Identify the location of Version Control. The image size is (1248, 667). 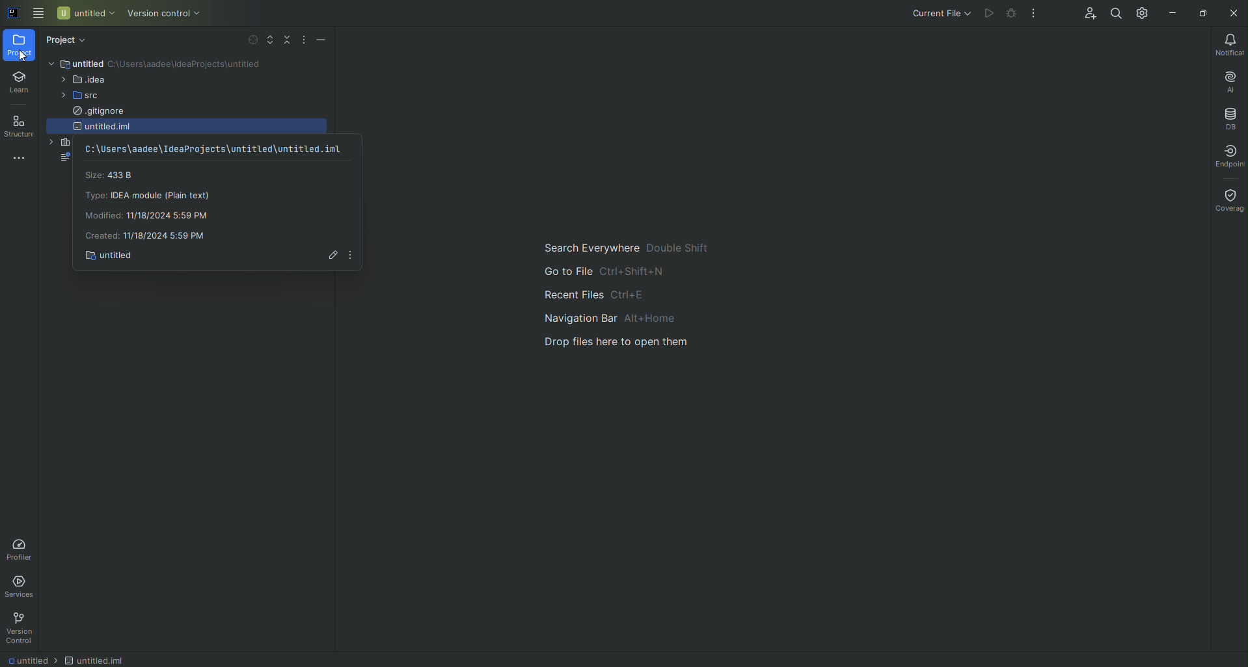
(161, 15).